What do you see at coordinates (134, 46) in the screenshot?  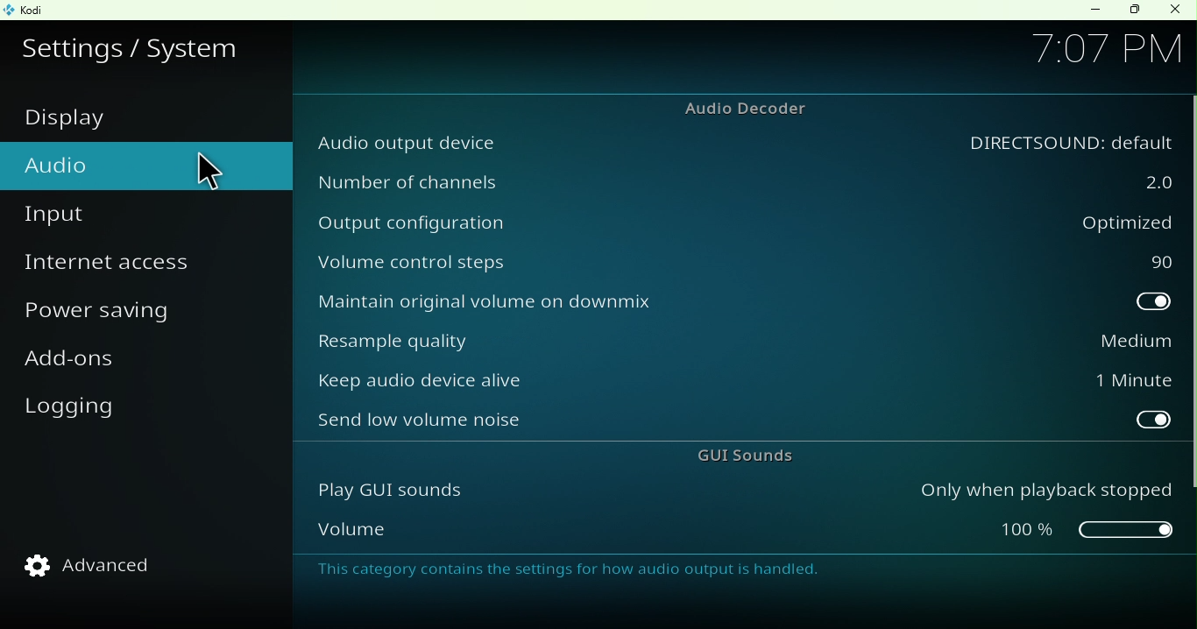 I see `Settings/system` at bounding box center [134, 46].